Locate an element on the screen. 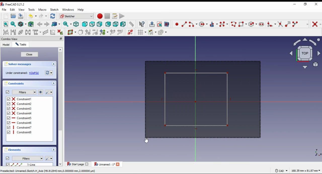 The image size is (322, 174). minimize is located at coordinates (61, 39).